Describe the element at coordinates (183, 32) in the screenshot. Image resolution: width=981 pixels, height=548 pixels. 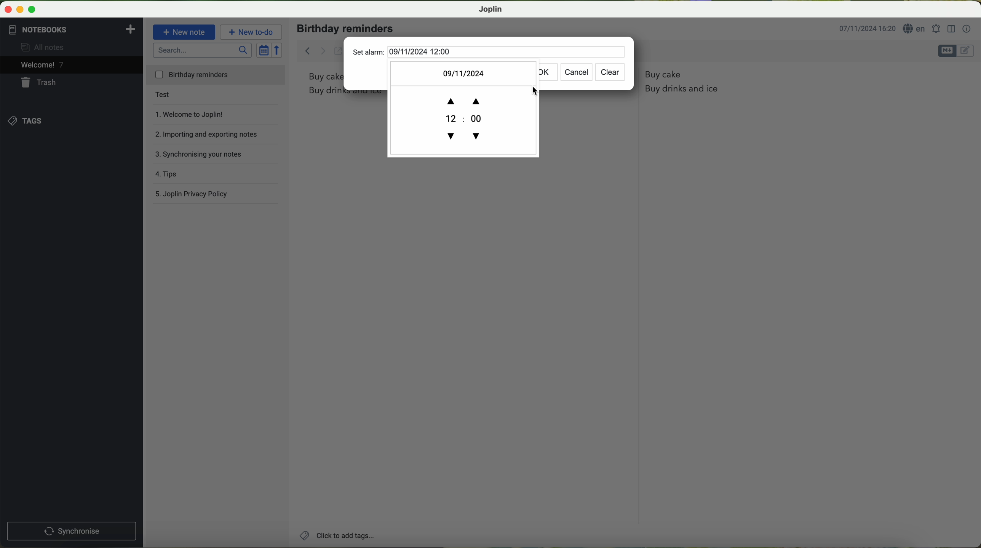
I see `new note button` at that location.